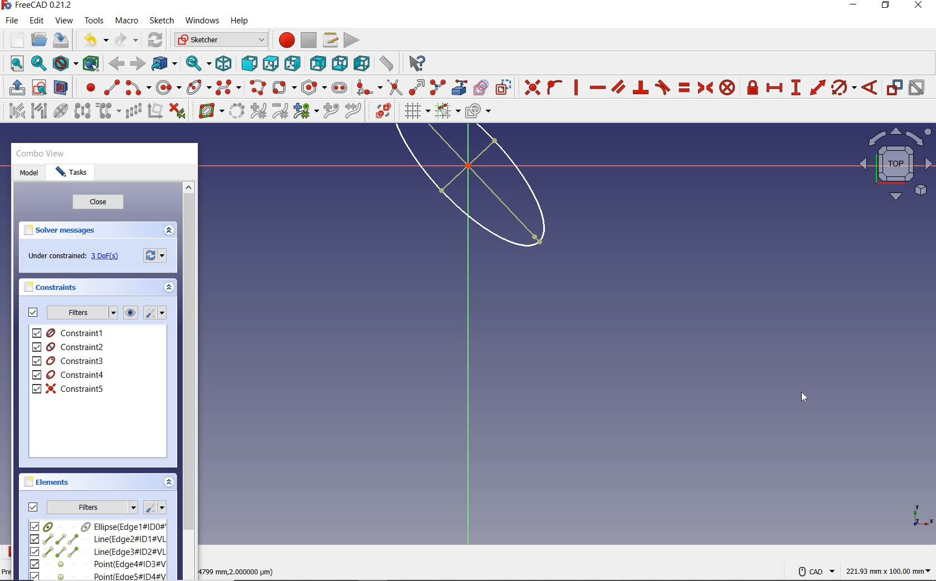 This screenshot has width=936, height=581. I want to click on toggle driving/ reference constraint, so click(895, 87).